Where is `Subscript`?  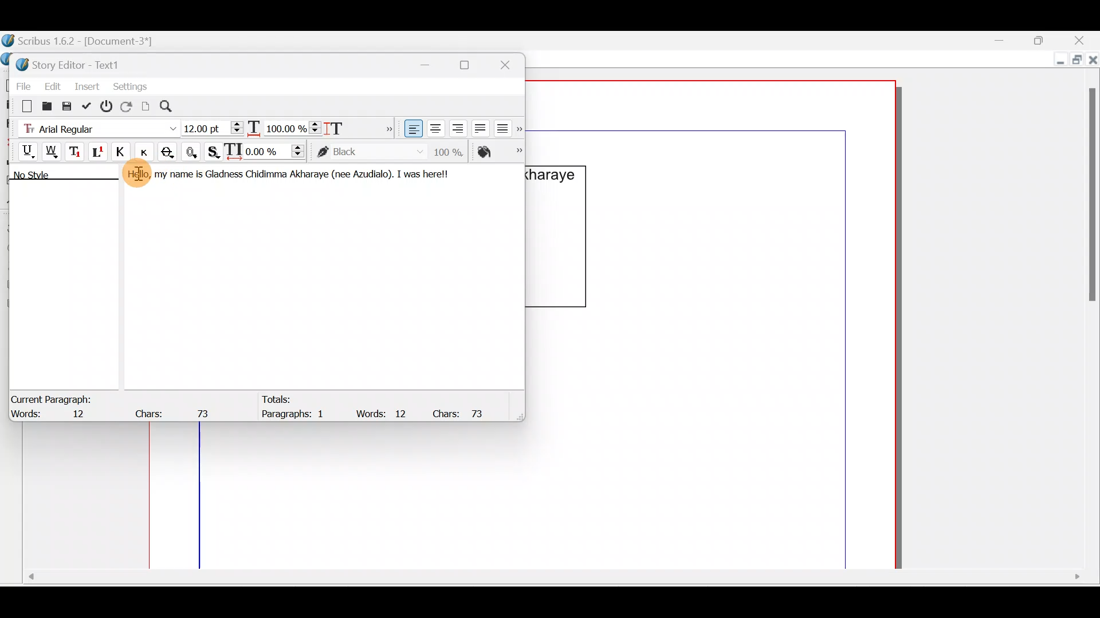 Subscript is located at coordinates (76, 150).